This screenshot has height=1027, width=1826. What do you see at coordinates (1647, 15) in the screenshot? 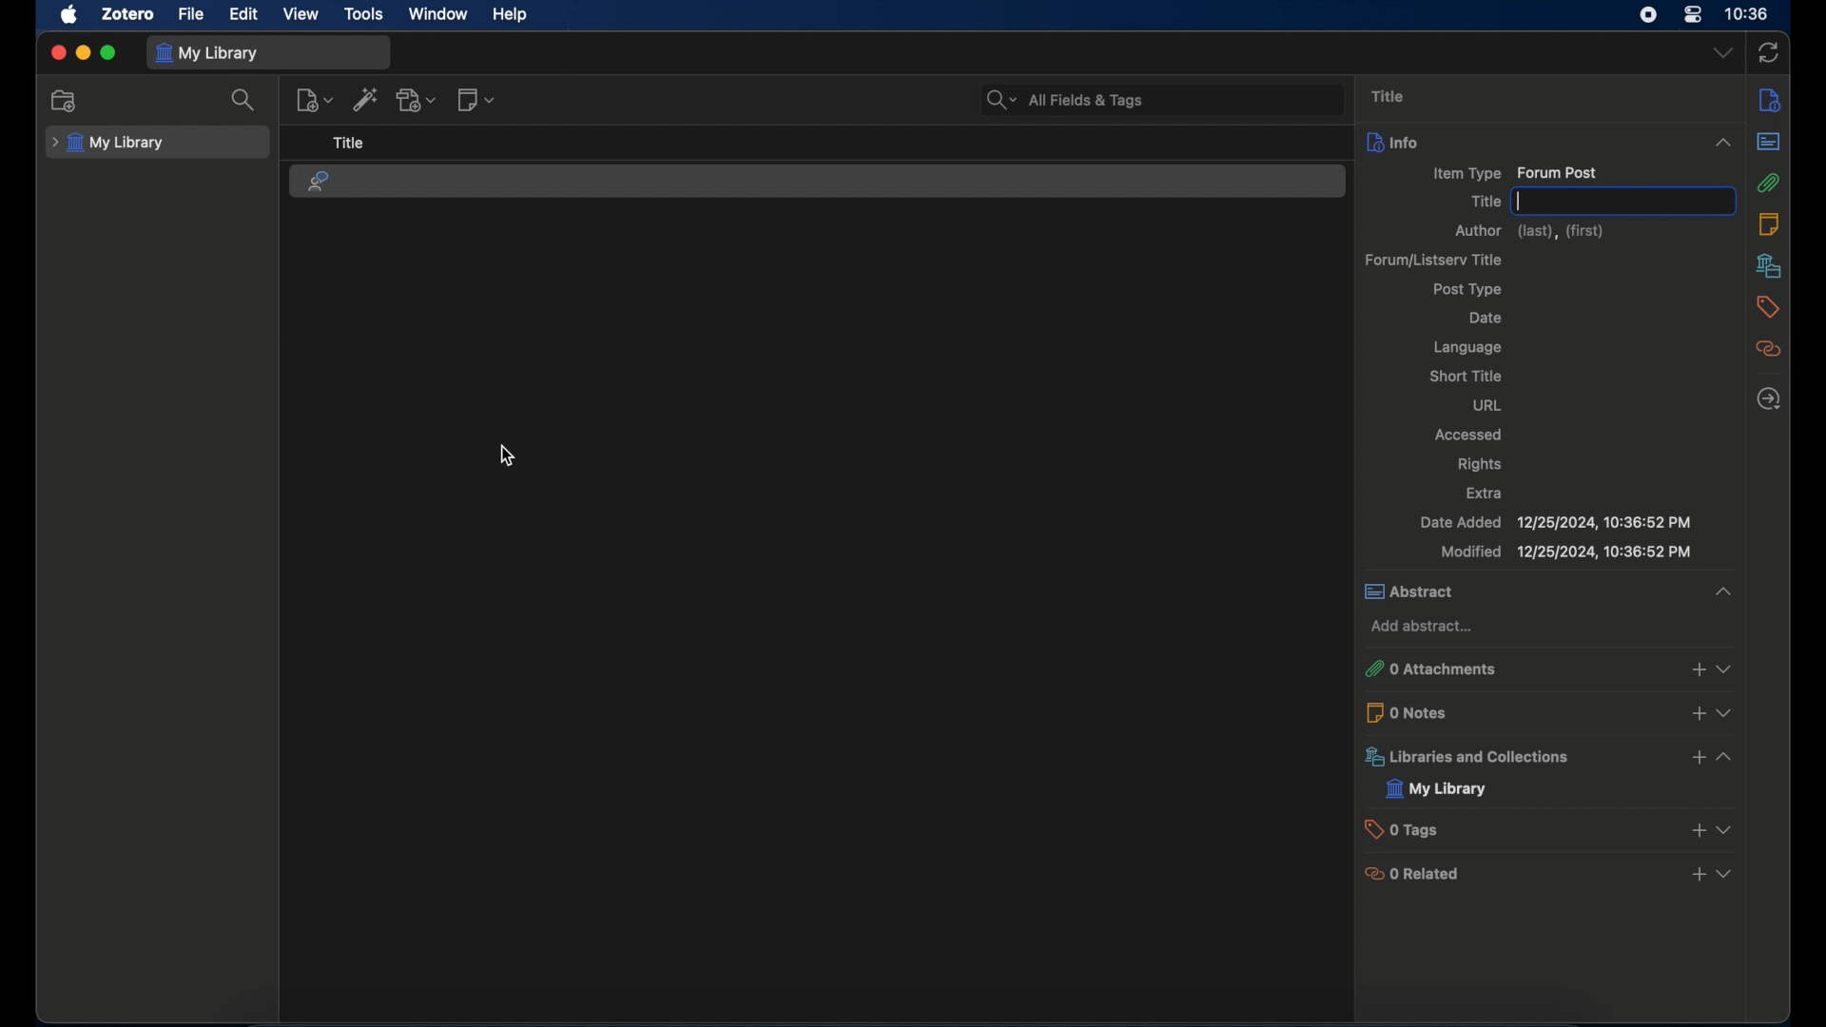
I see `screen recorder` at bounding box center [1647, 15].